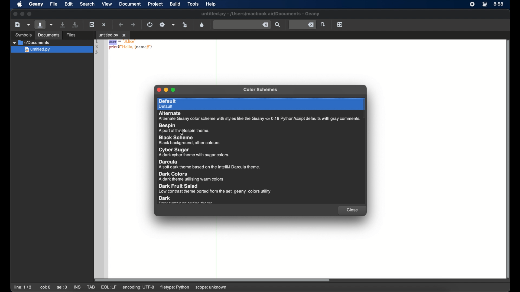 This screenshot has width=520, height=292. Describe the element at coordinates (29, 25) in the screenshot. I see `create a new file from template` at that location.